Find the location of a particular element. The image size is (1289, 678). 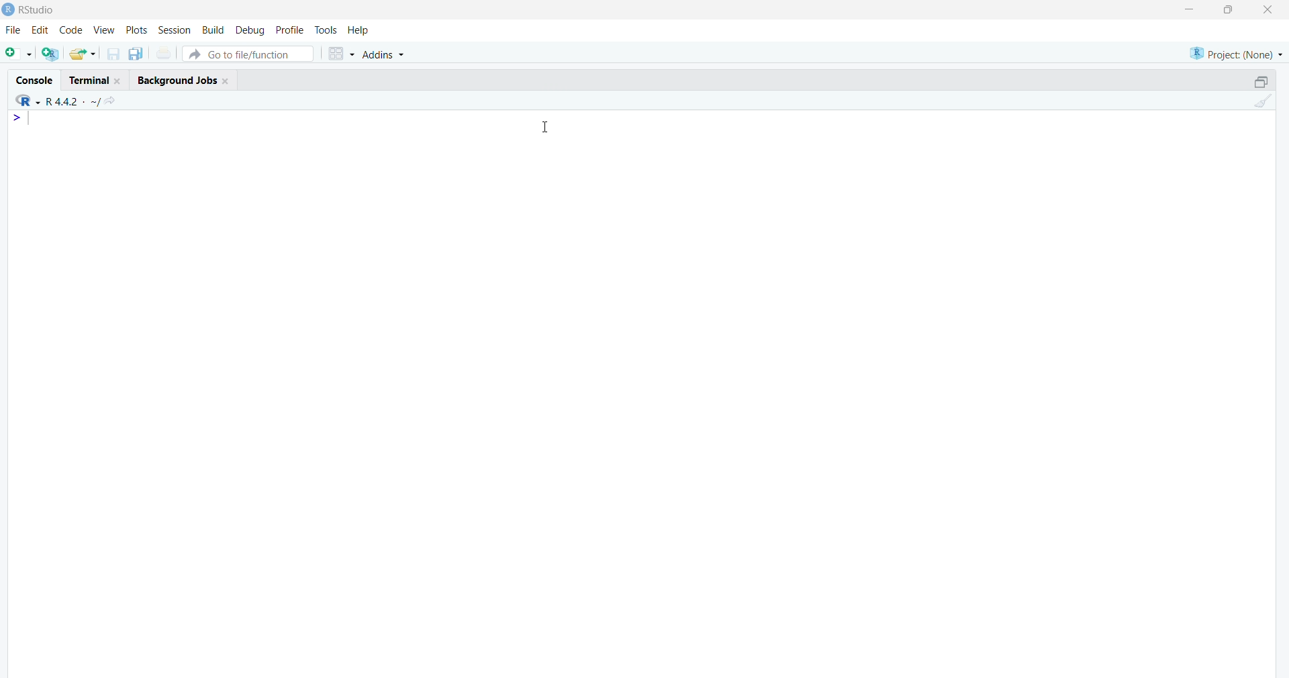

Session is located at coordinates (175, 30).